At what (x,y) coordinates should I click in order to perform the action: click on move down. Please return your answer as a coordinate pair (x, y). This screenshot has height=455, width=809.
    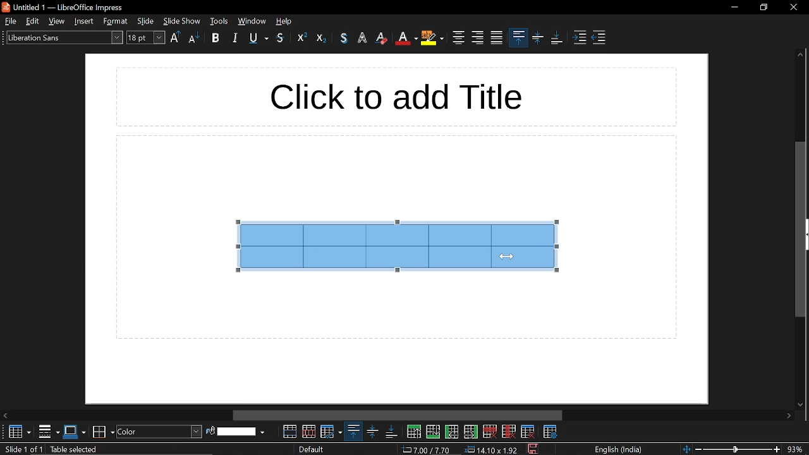
    Looking at the image, I should click on (801, 403).